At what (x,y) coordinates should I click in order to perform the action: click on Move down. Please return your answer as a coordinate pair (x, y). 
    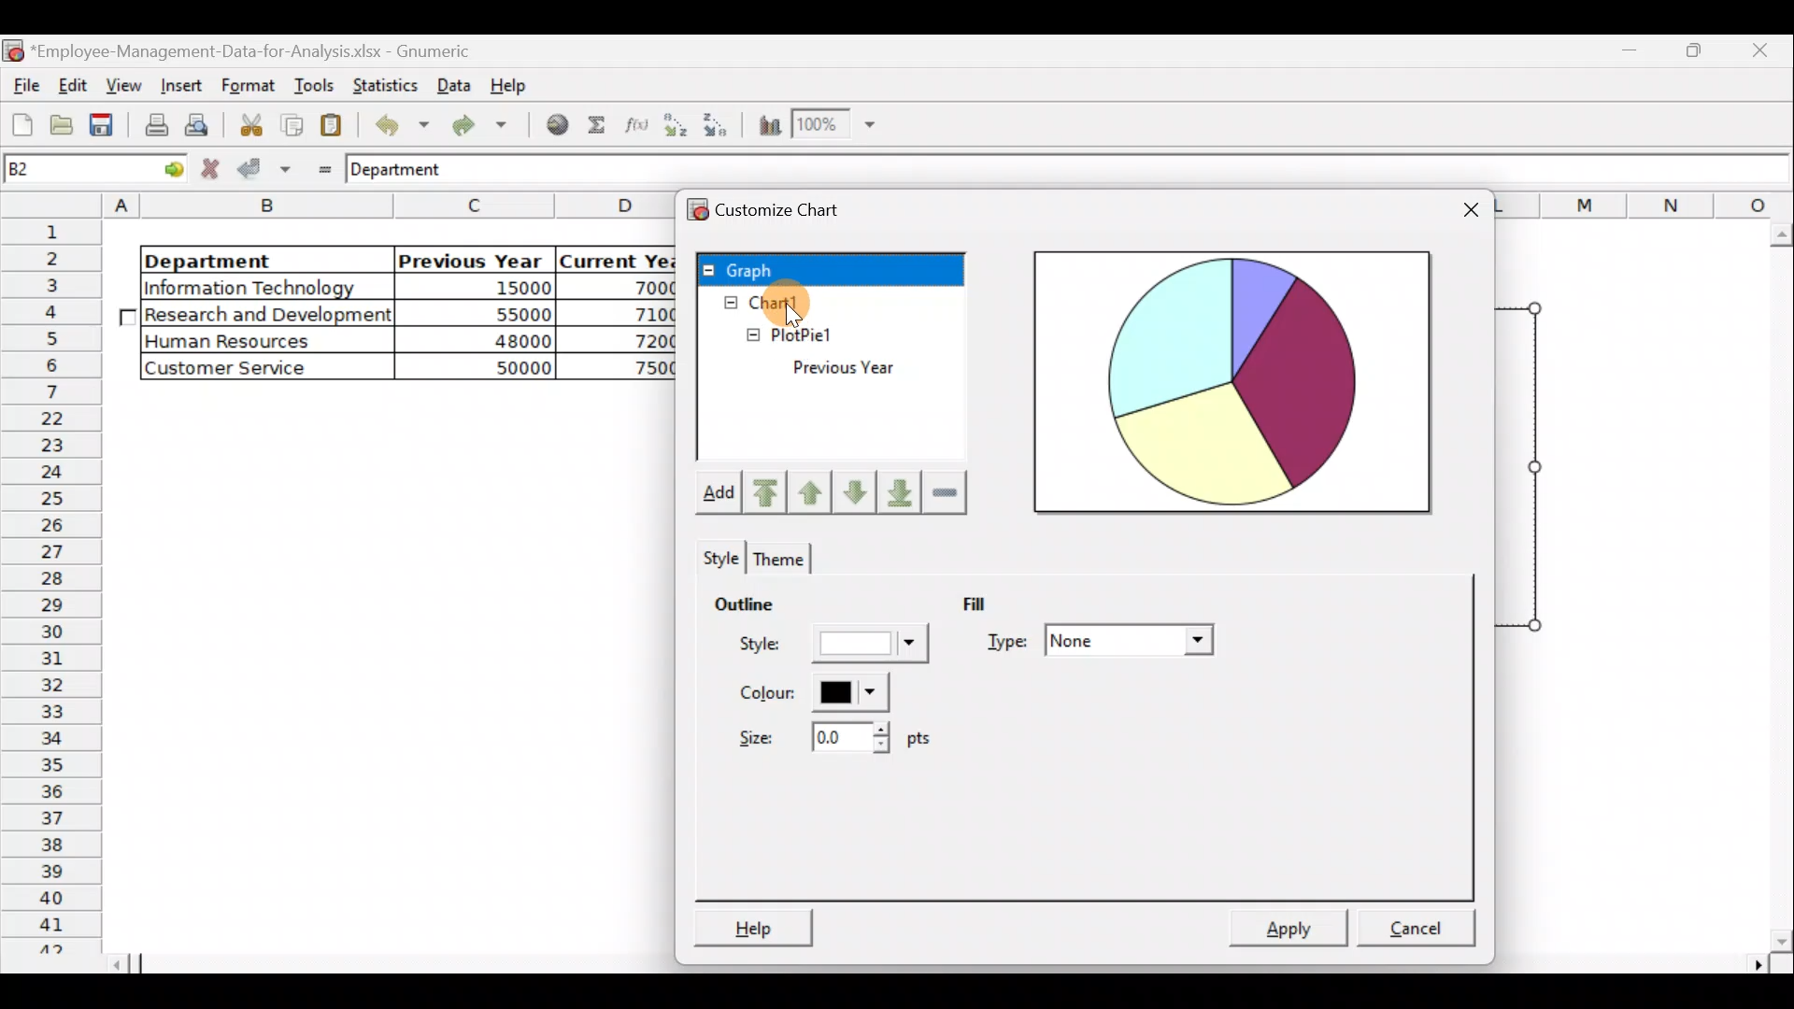
    Looking at the image, I should click on (860, 495).